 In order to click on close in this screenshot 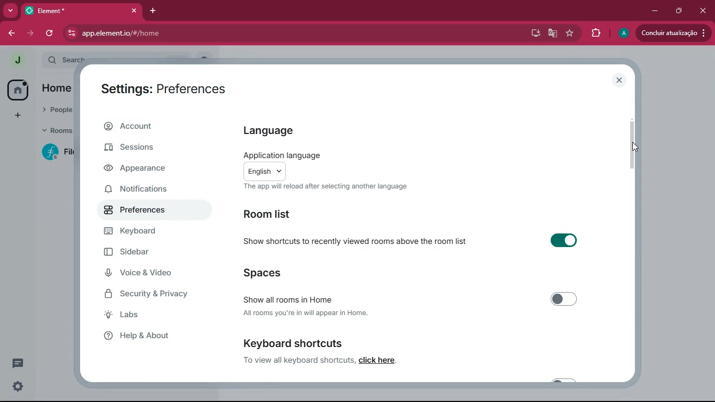, I will do `click(620, 80)`.